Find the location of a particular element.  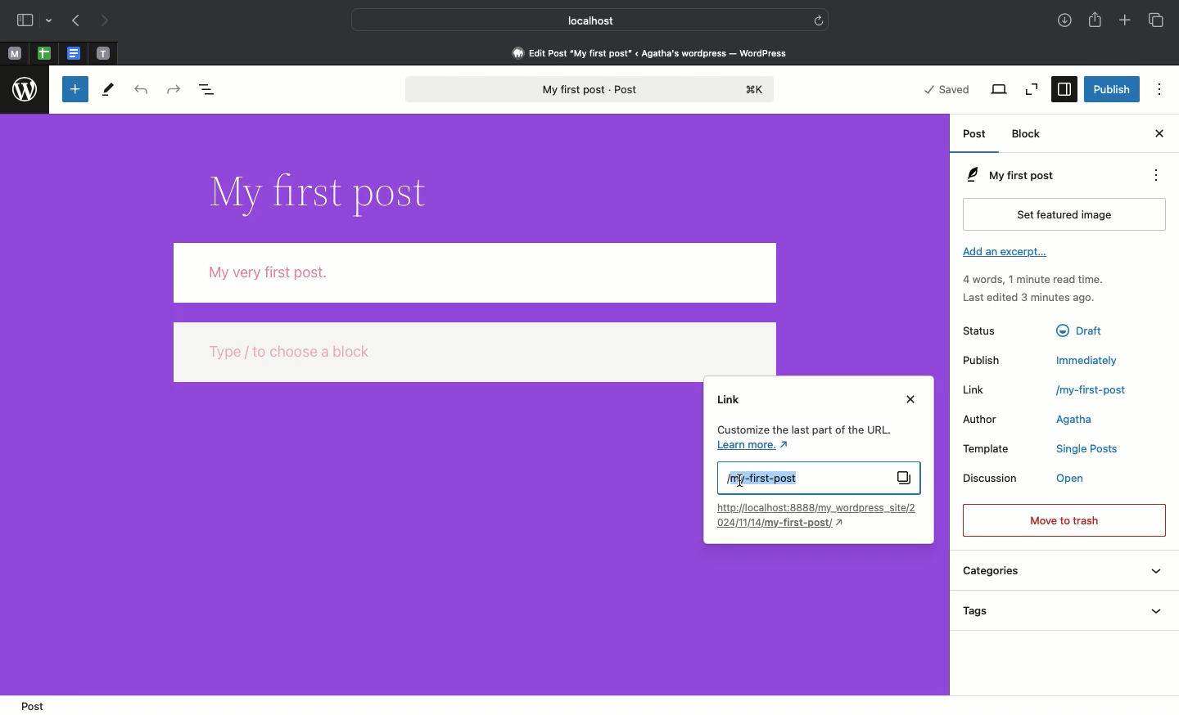

cursor is located at coordinates (741, 482).